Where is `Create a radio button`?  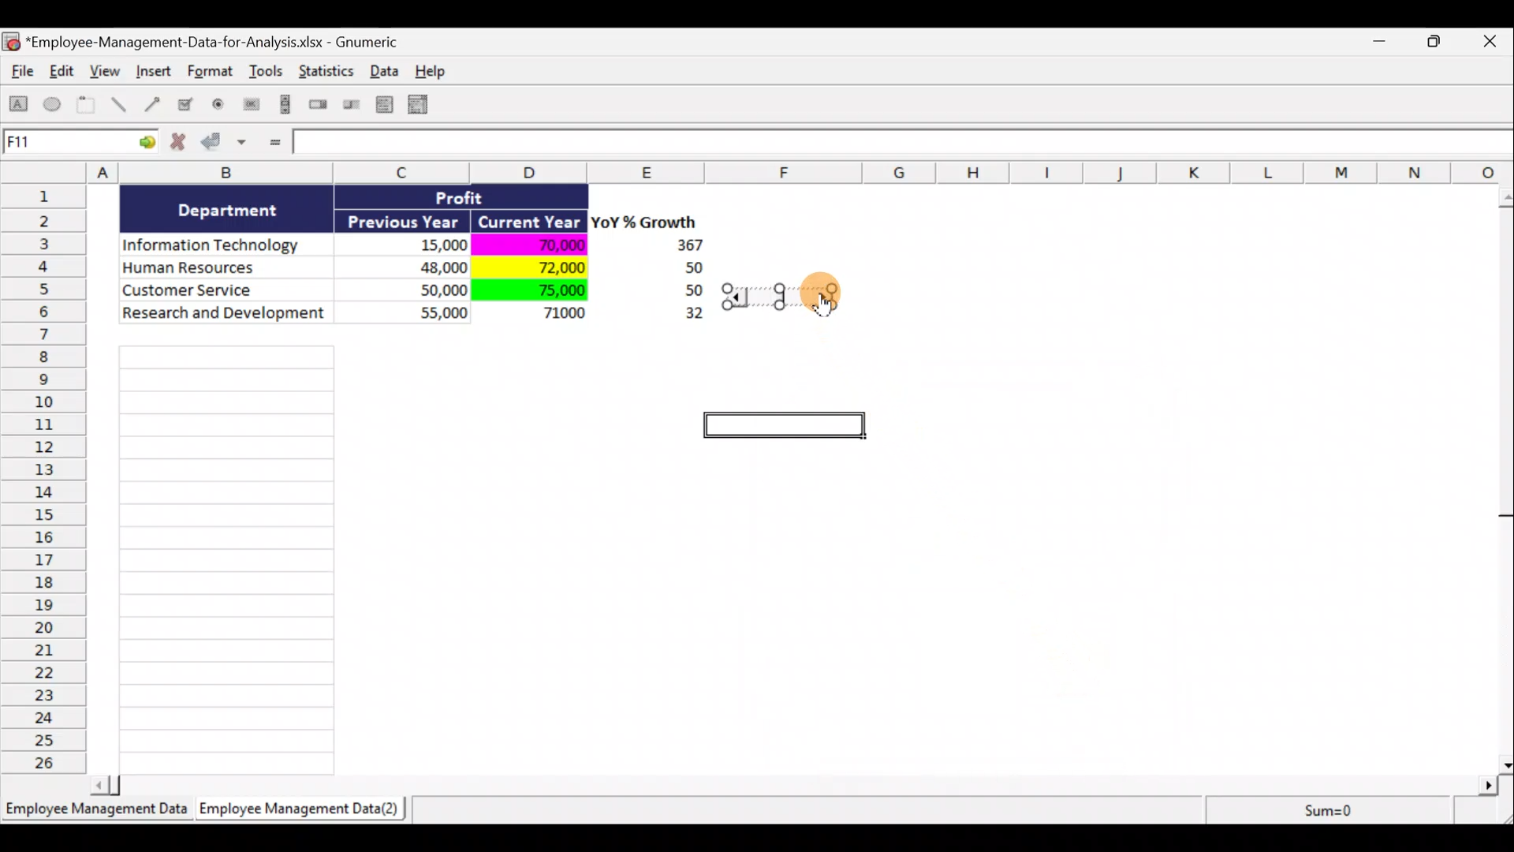
Create a radio button is located at coordinates (219, 106).